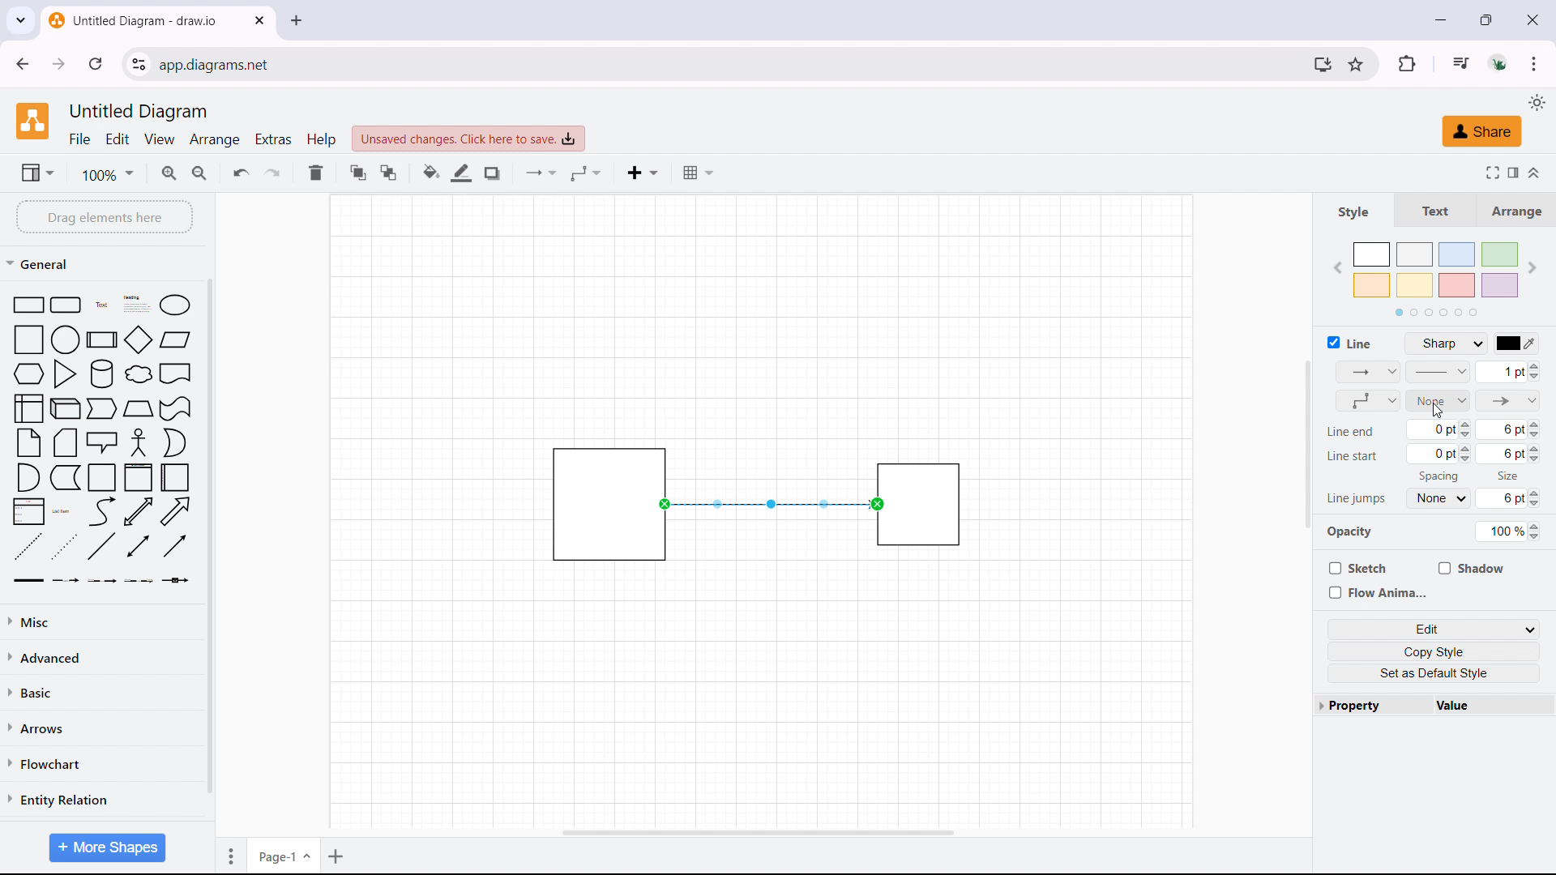 Image resolution: width=1556 pixels, height=875 pixels. I want to click on insert, so click(643, 173).